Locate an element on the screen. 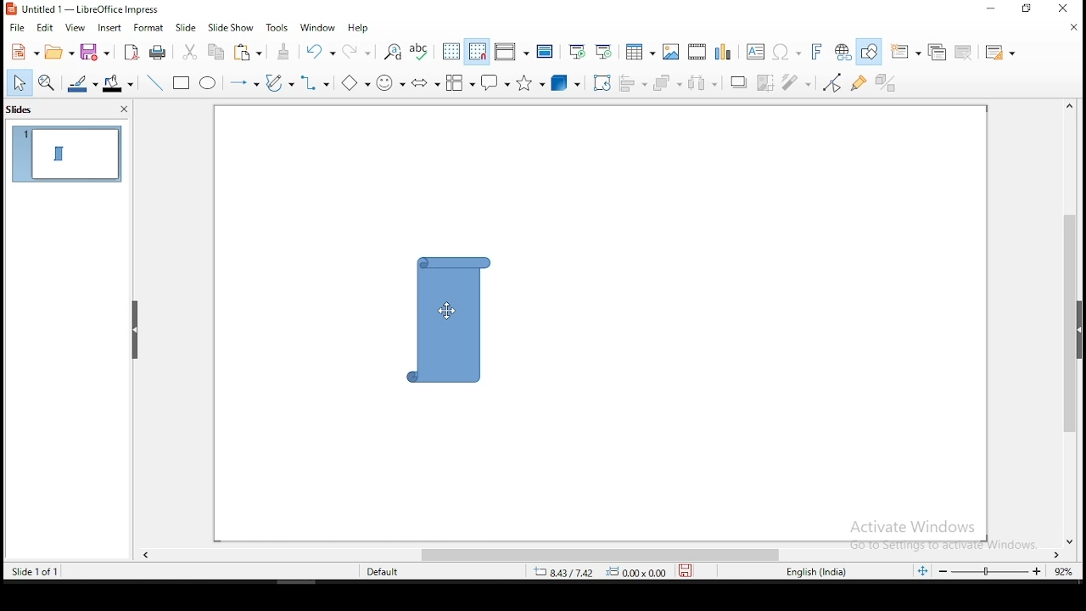 Image resolution: width=1086 pixels, height=611 pixels. undo is located at coordinates (318, 53).